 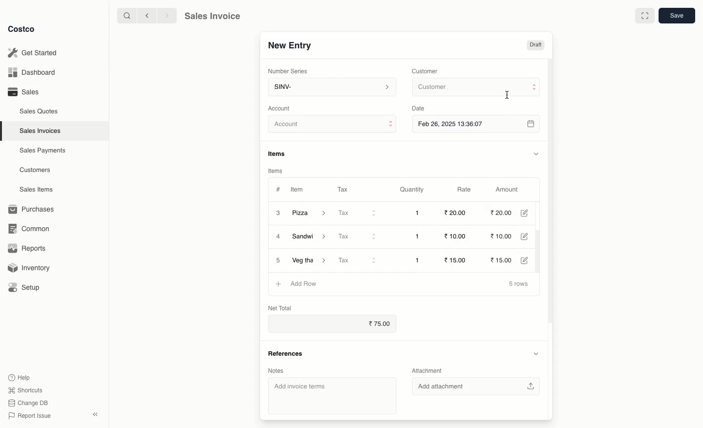 What do you see at coordinates (277, 213) in the screenshot?
I see `3` at bounding box center [277, 213].